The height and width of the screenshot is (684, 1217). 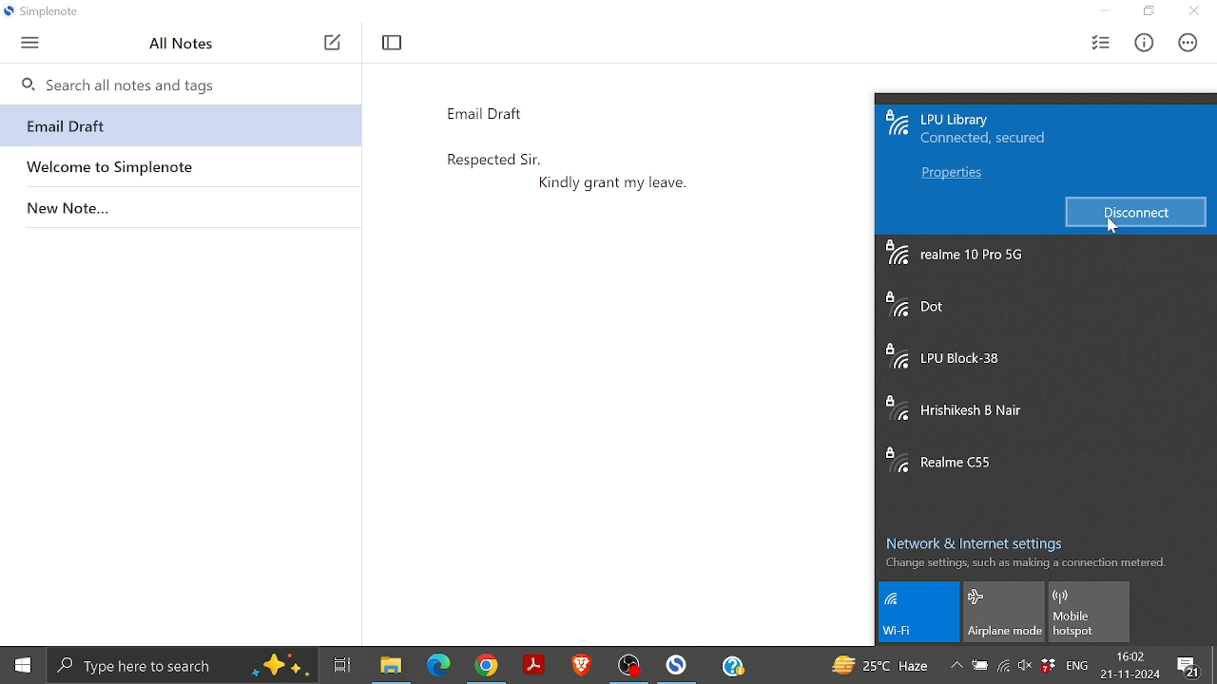 I want to click on WIFI, so click(x=922, y=613).